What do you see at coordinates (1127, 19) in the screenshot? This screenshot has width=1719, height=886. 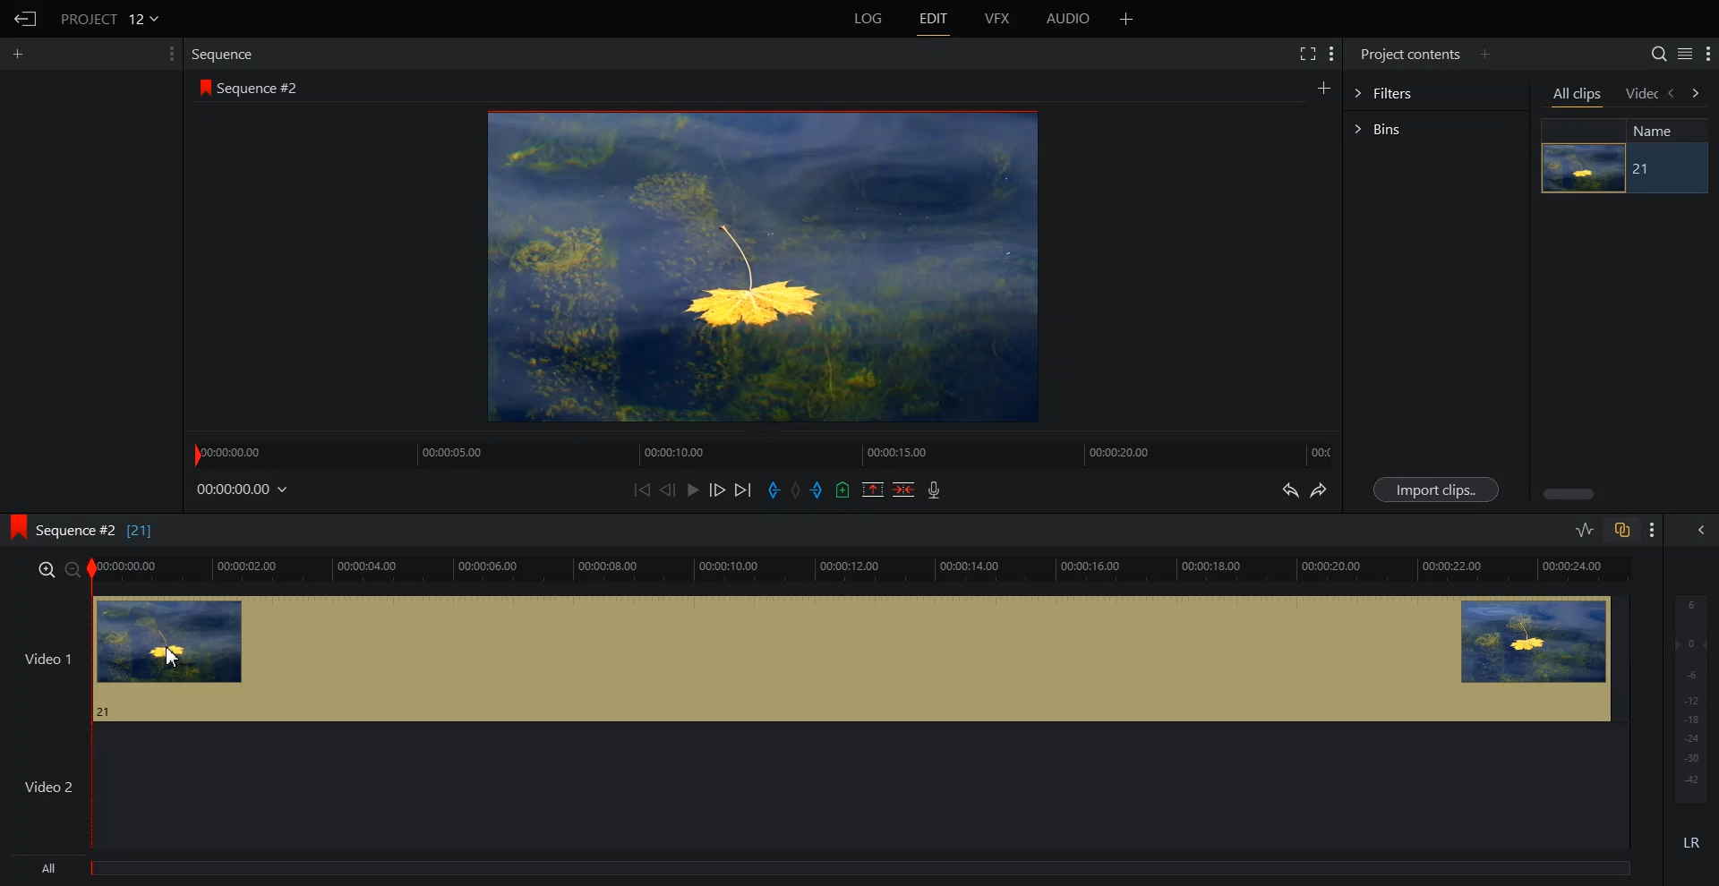 I see `Add File` at bounding box center [1127, 19].